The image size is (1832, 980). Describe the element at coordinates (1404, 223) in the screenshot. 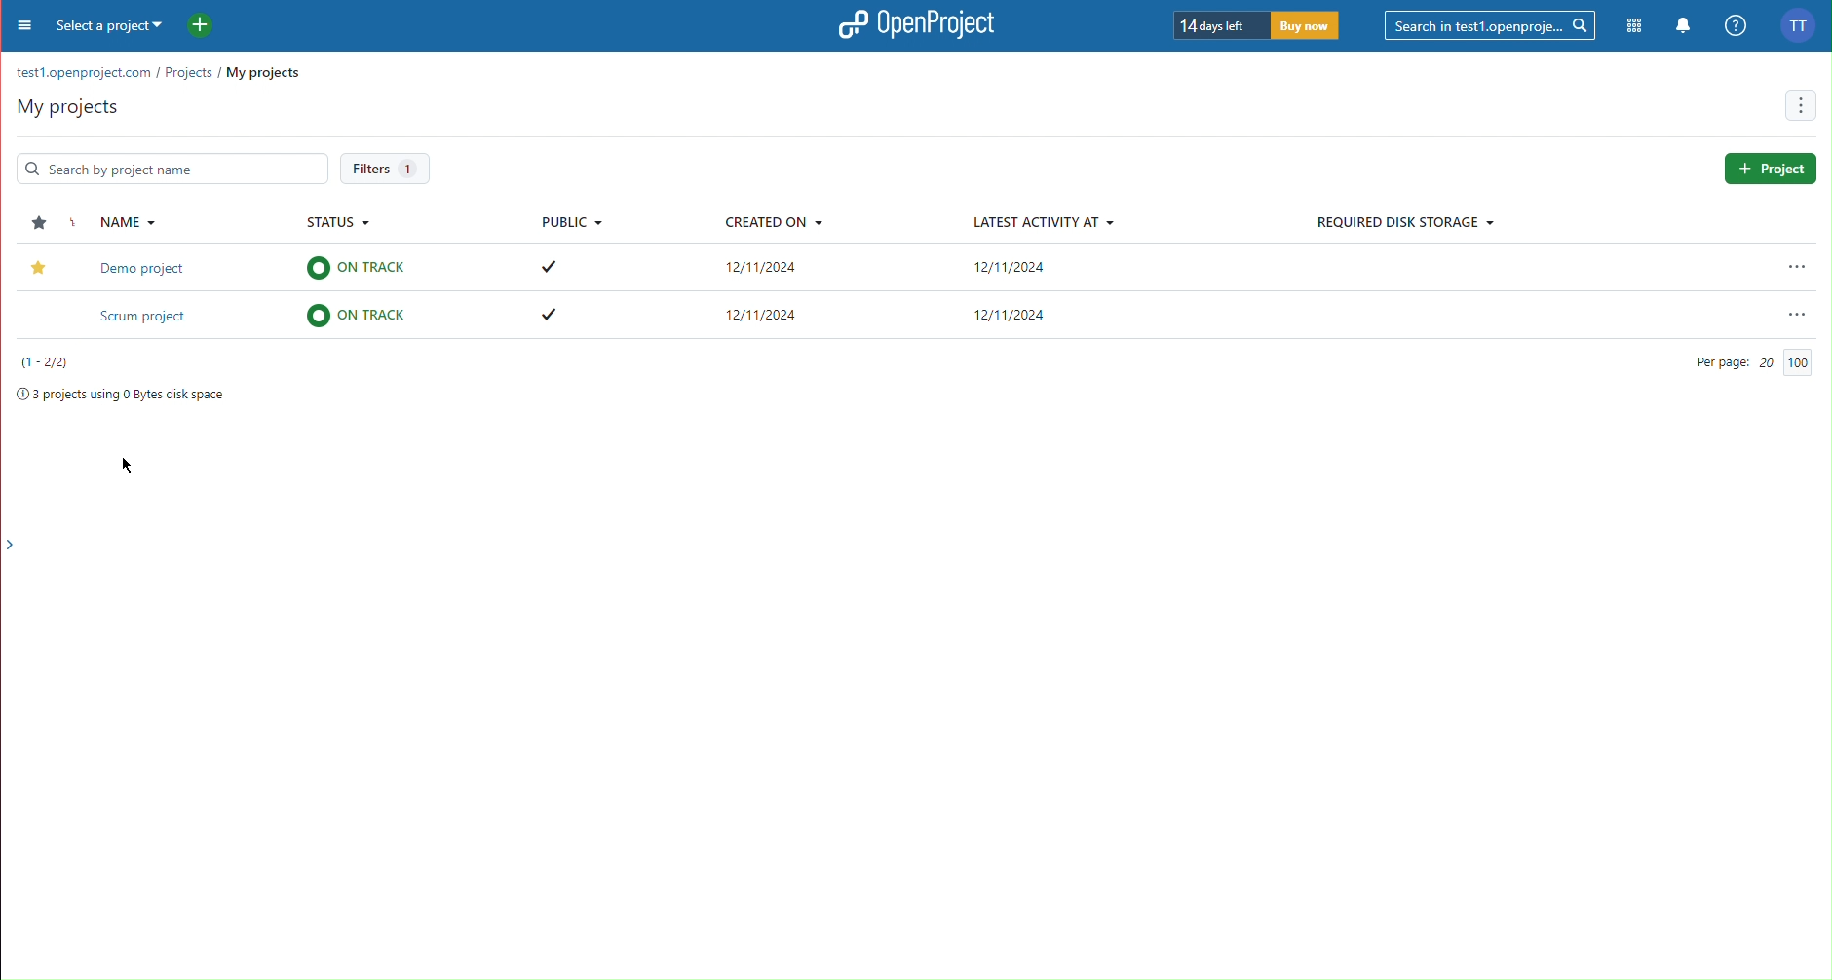

I see `Reduced Disk Storage` at that location.